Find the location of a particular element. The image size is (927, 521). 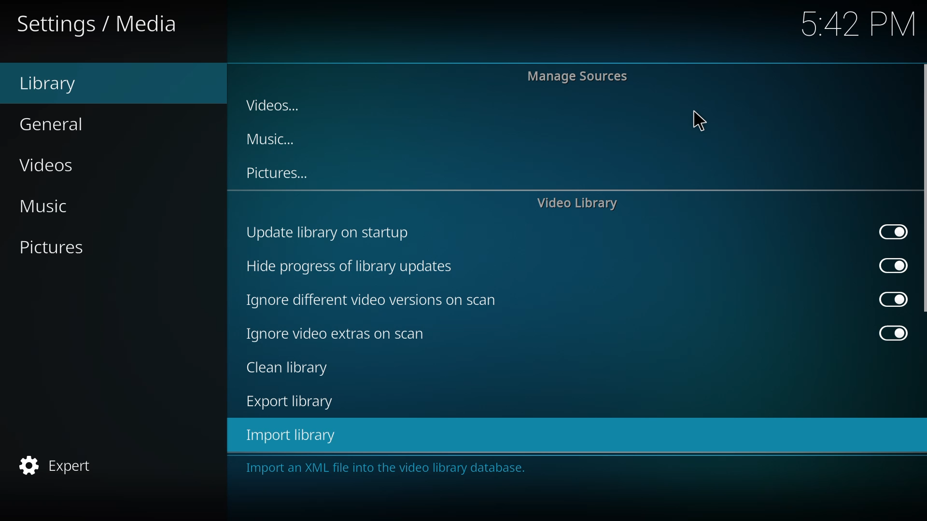

import library is located at coordinates (288, 435).